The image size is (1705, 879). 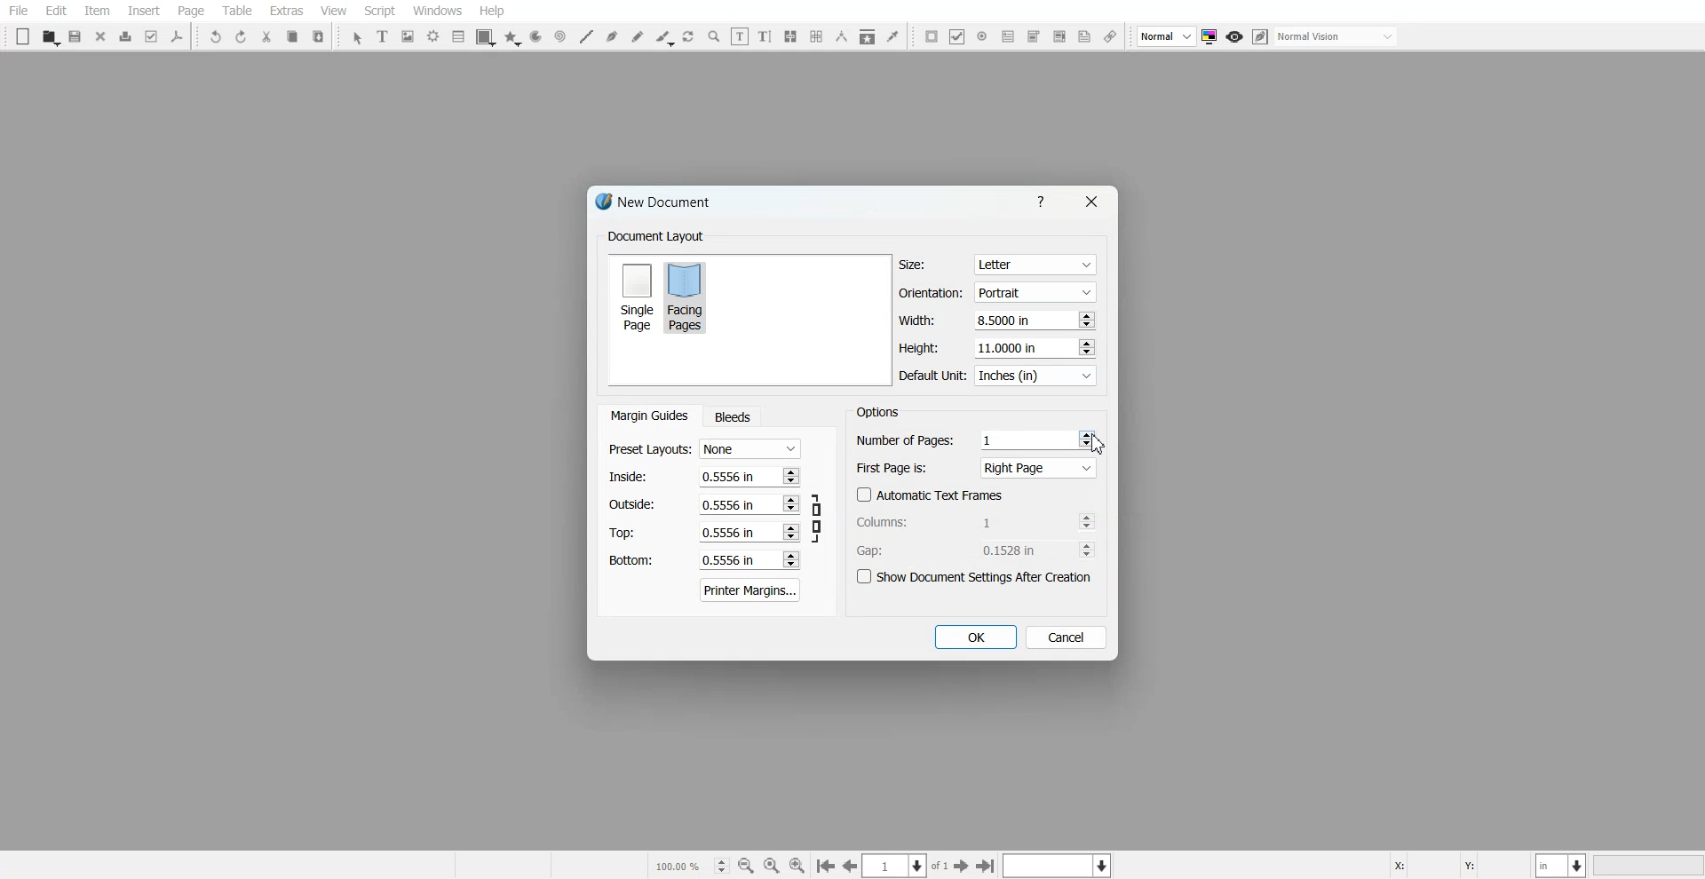 What do you see at coordinates (726, 503) in the screenshot?
I see `0.5556 in` at bounding box center [726, 503].